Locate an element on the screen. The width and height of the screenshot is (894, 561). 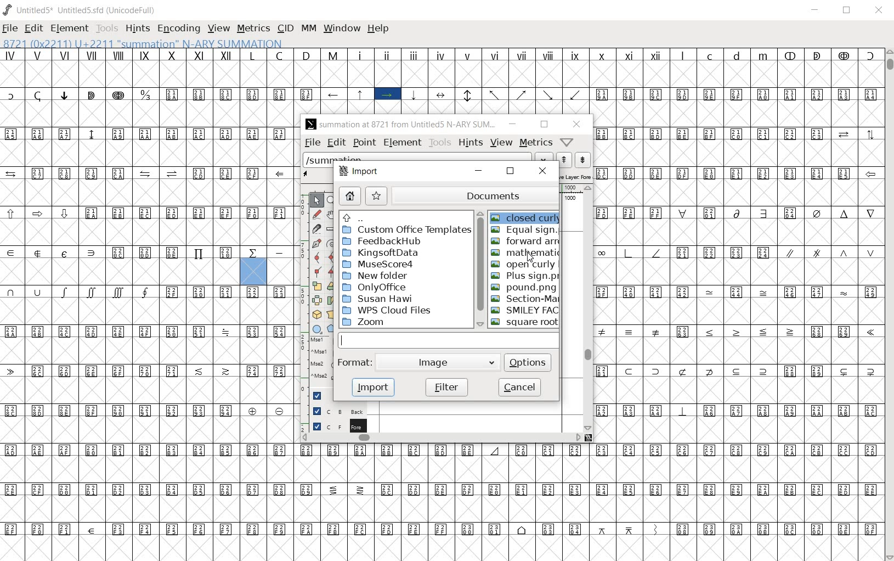
element is located at coordinates (402, 143).